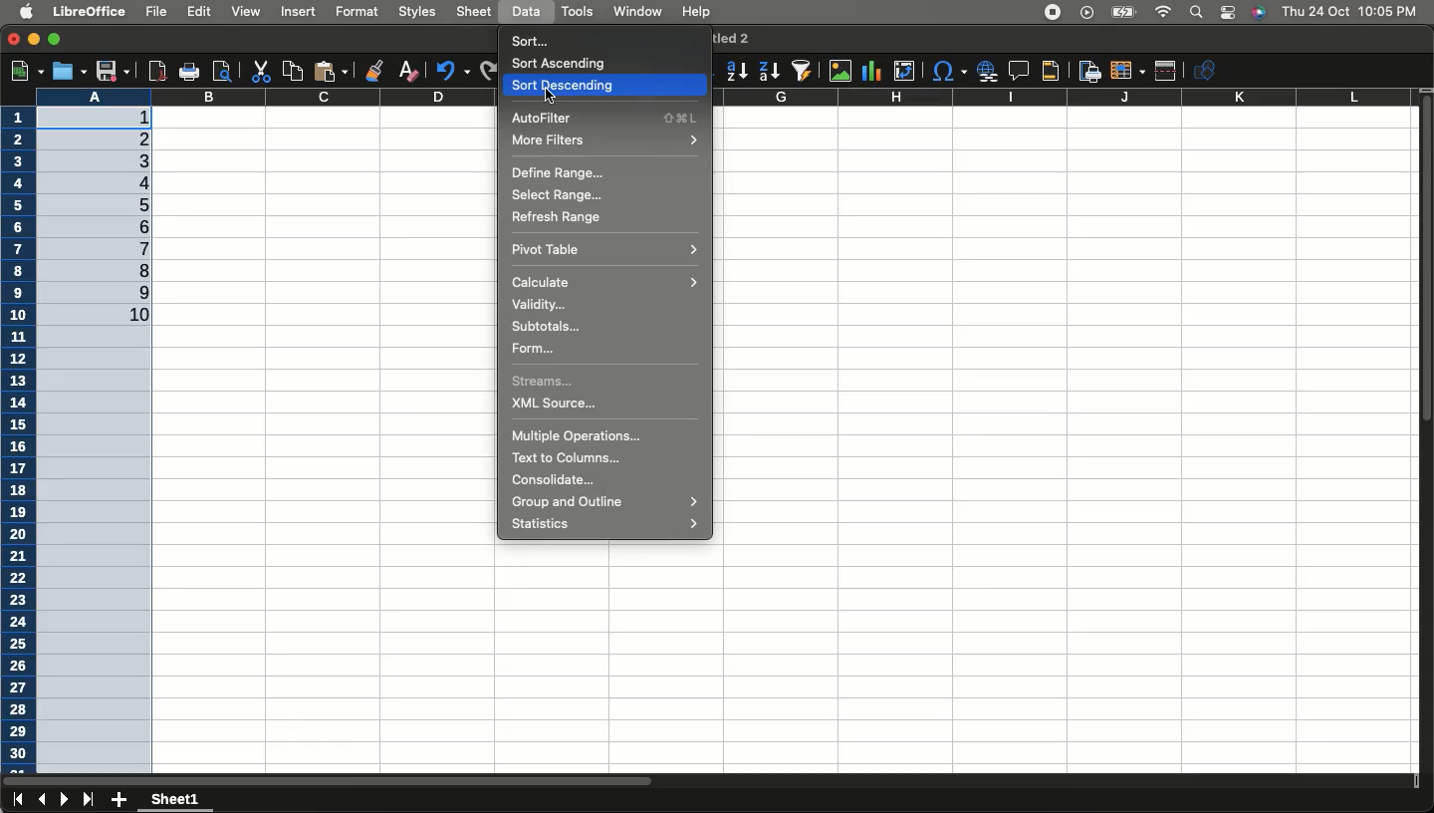 The image size is (1434, 813). What do you see at coordinates (1258, 13) in the screenshot?
I see `Voice control` at bounding box center [1258, 13].